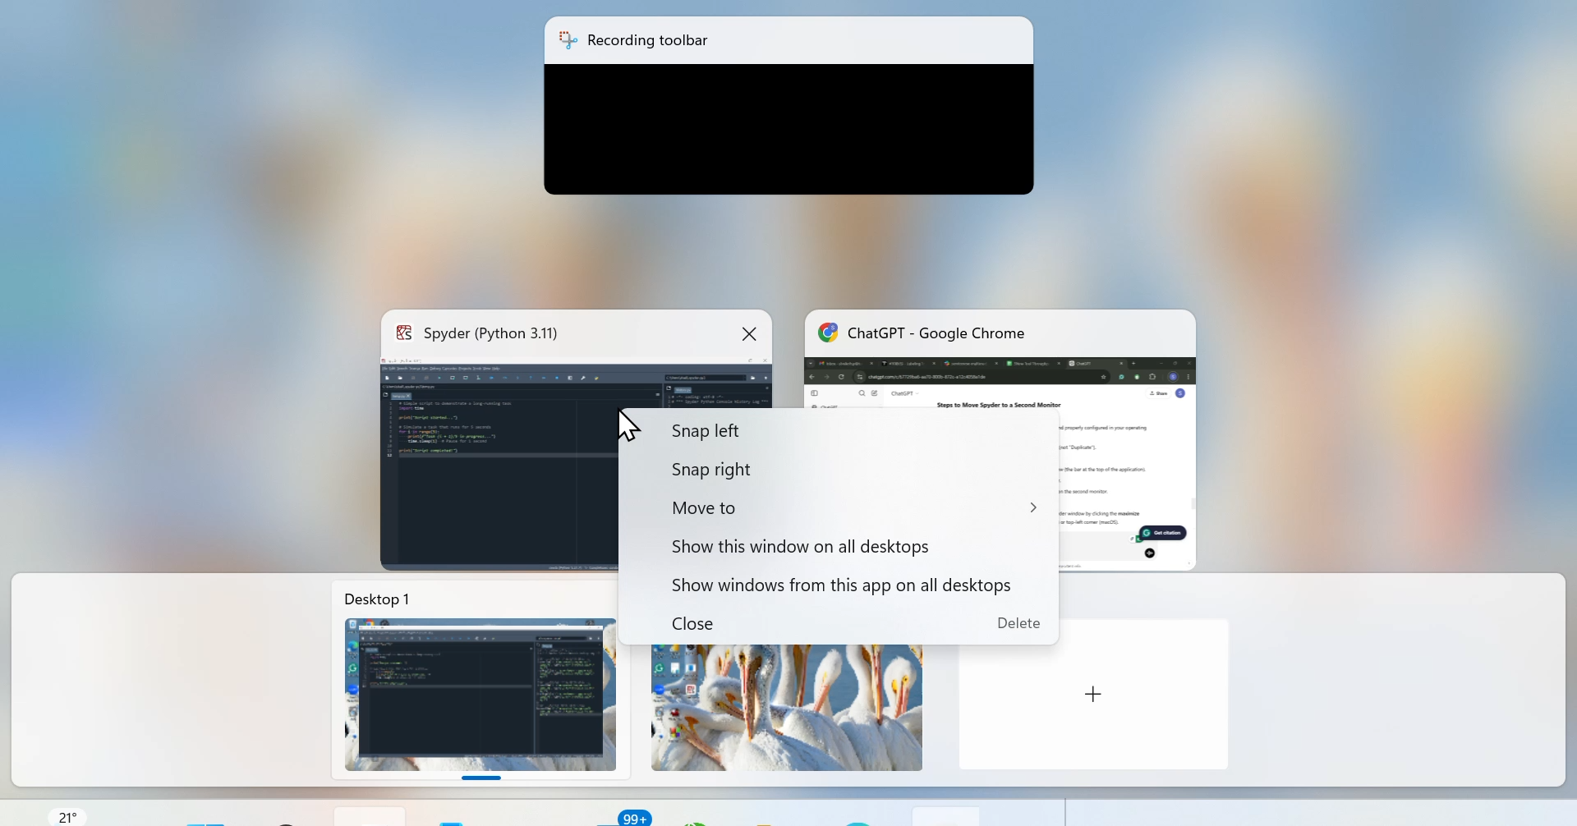 This screenshot has width=1577, height=826. I want to click on Show Windows from this app on all desktop, so click(825, 584).